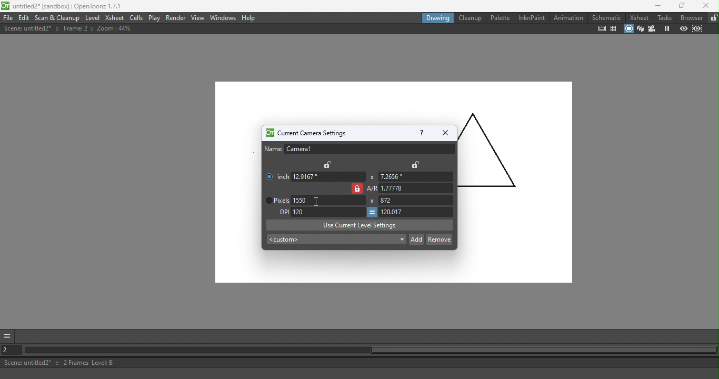  Describe the element at coordinates (652, 29) in the screenshot. I see `Camera view` at that location.